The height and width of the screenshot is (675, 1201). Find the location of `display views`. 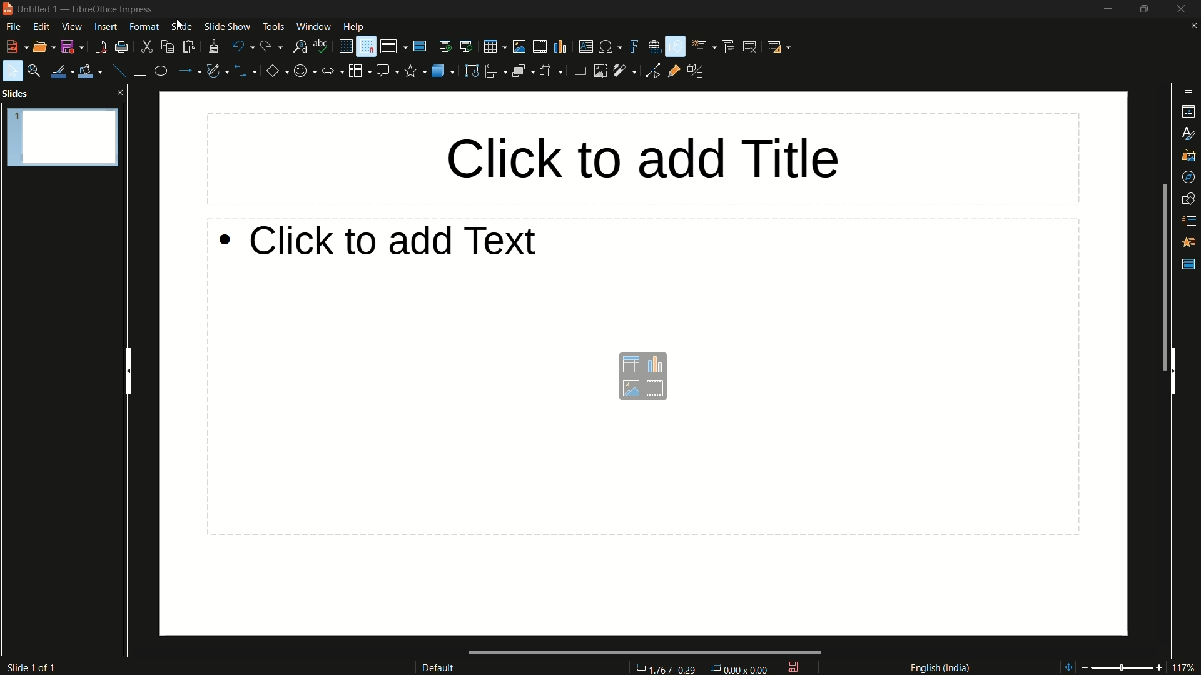

display views is located at coordinates (395, 46).